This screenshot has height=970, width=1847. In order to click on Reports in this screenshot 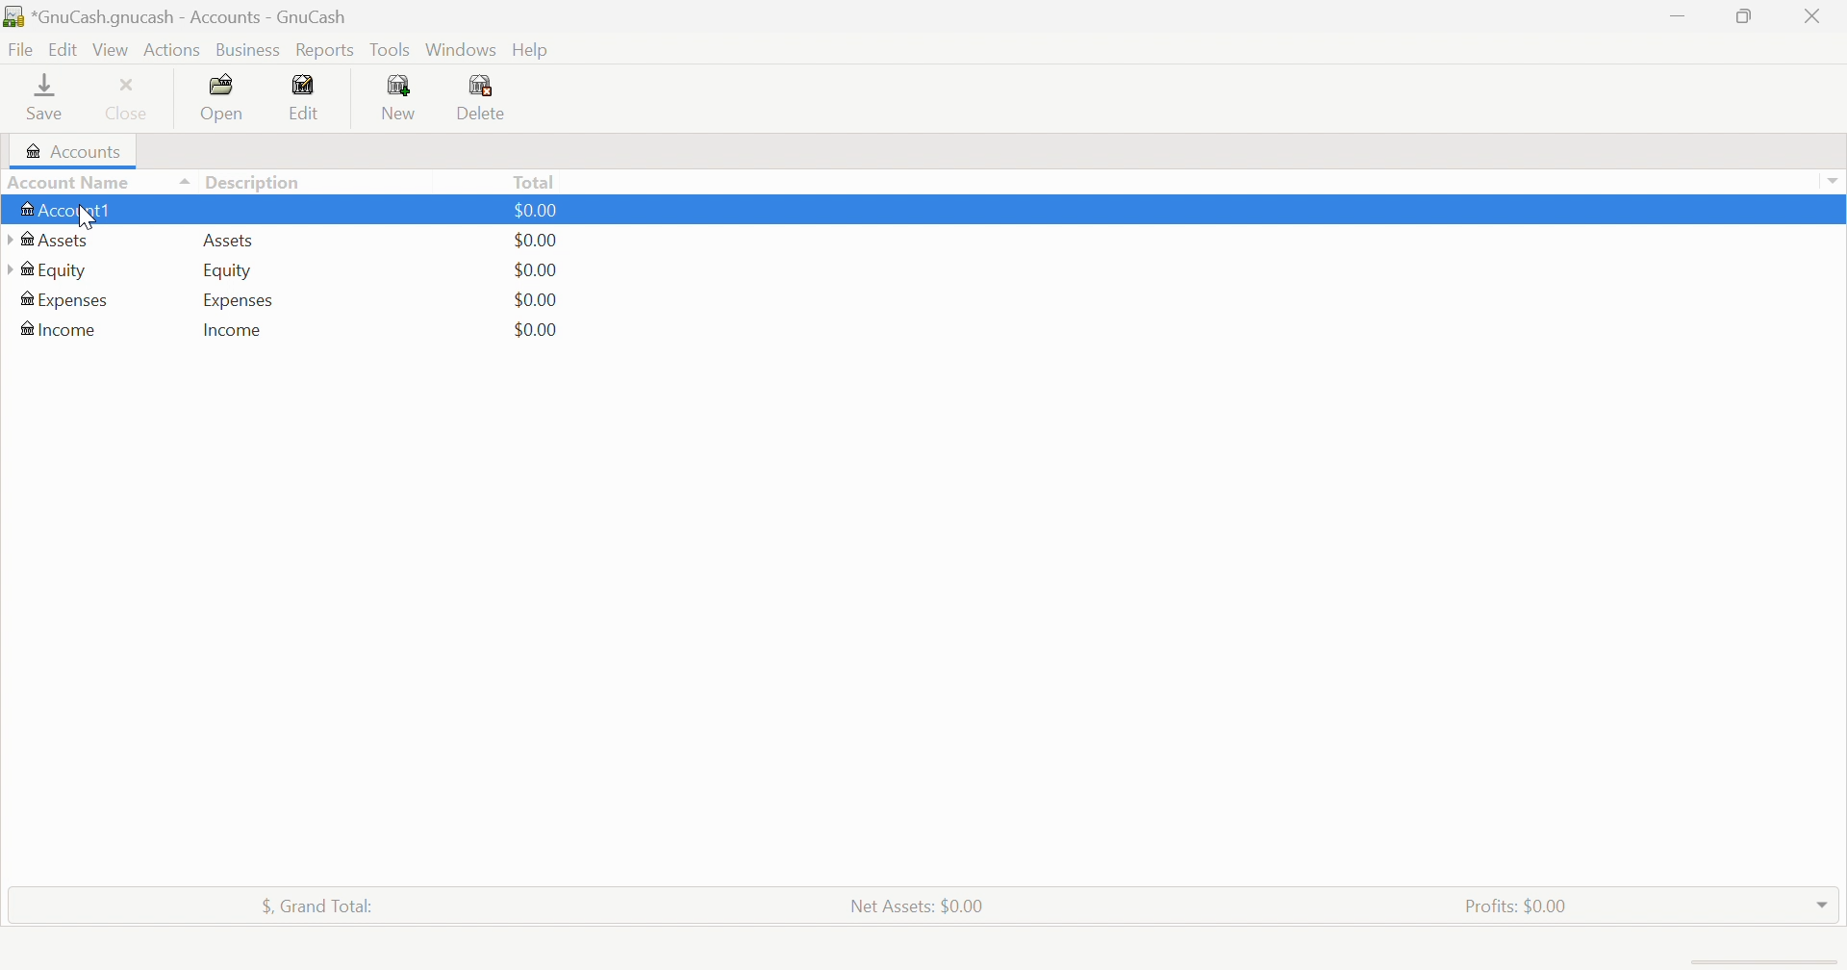, I will do `click(325, 51)`.